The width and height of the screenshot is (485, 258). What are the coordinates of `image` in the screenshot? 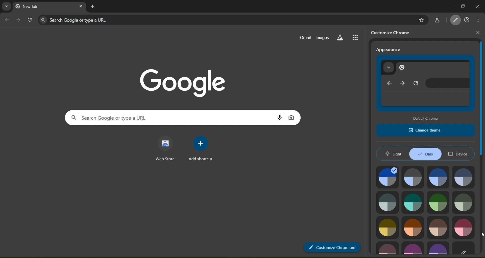 It's located at (464, 248).